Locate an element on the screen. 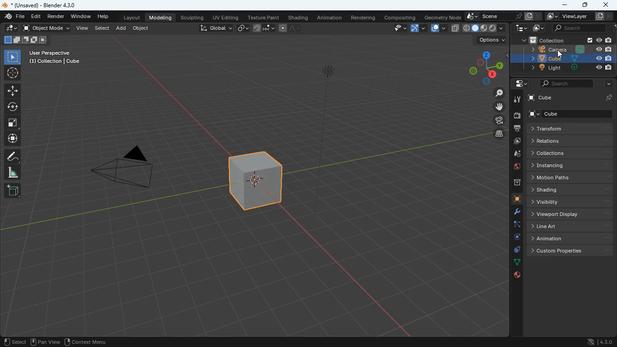  maximize is located at coordinates (584, 5).